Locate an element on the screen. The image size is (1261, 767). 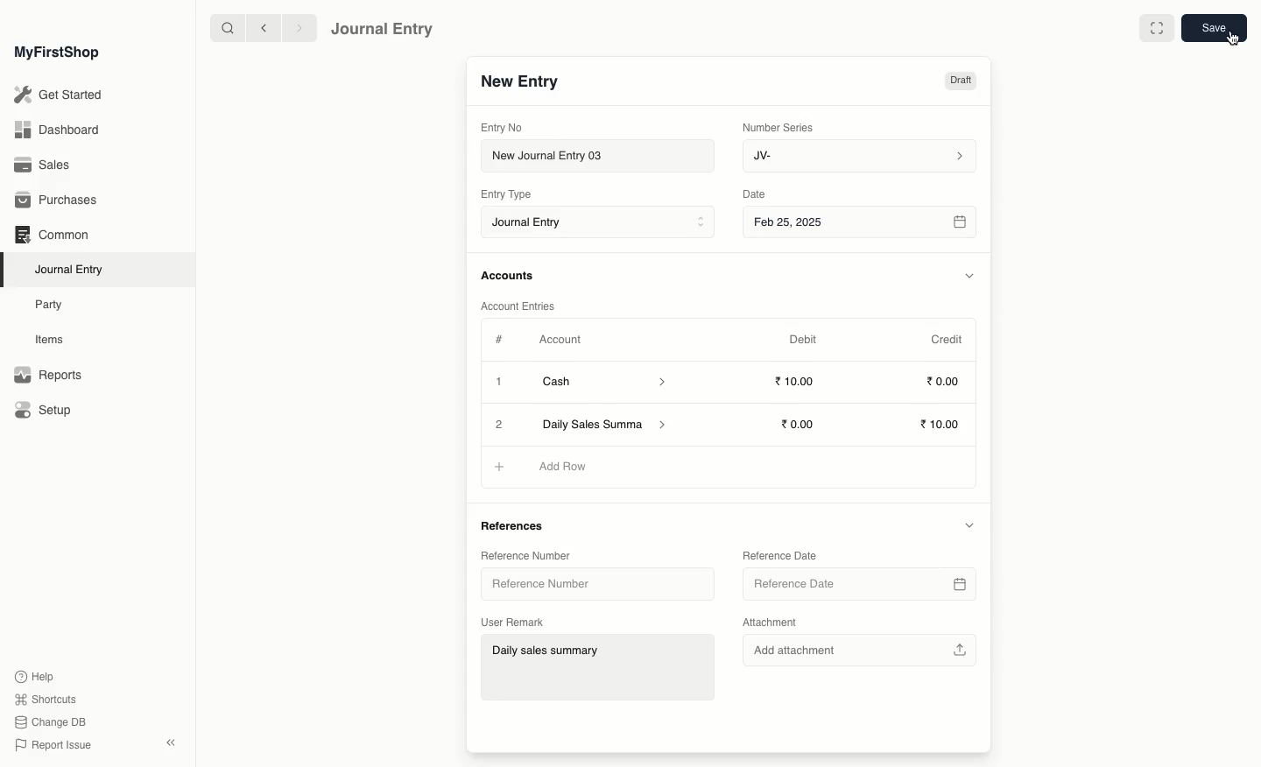
Help is located at coordinates (32, 675).